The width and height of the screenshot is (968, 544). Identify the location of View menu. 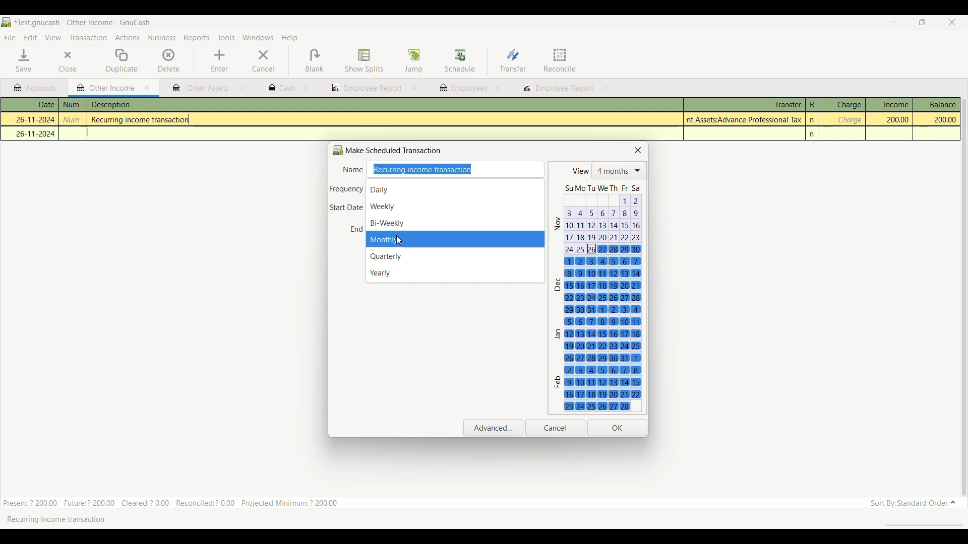
(52, 38).